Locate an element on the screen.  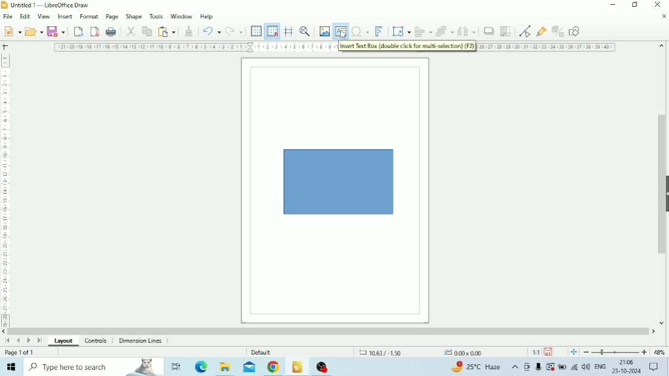
Shape is located at coordinates (134, 16).